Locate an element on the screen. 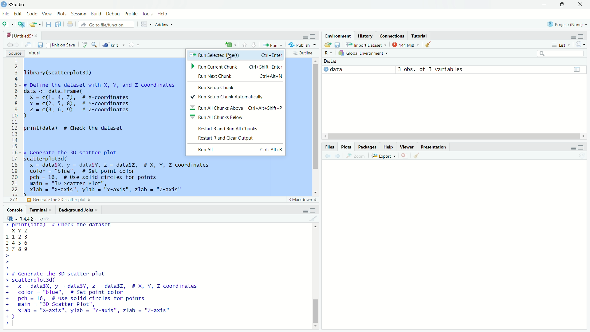 The height and width of the screenshot is (332, 590). open an existing file is located at coordinates (36, 25).